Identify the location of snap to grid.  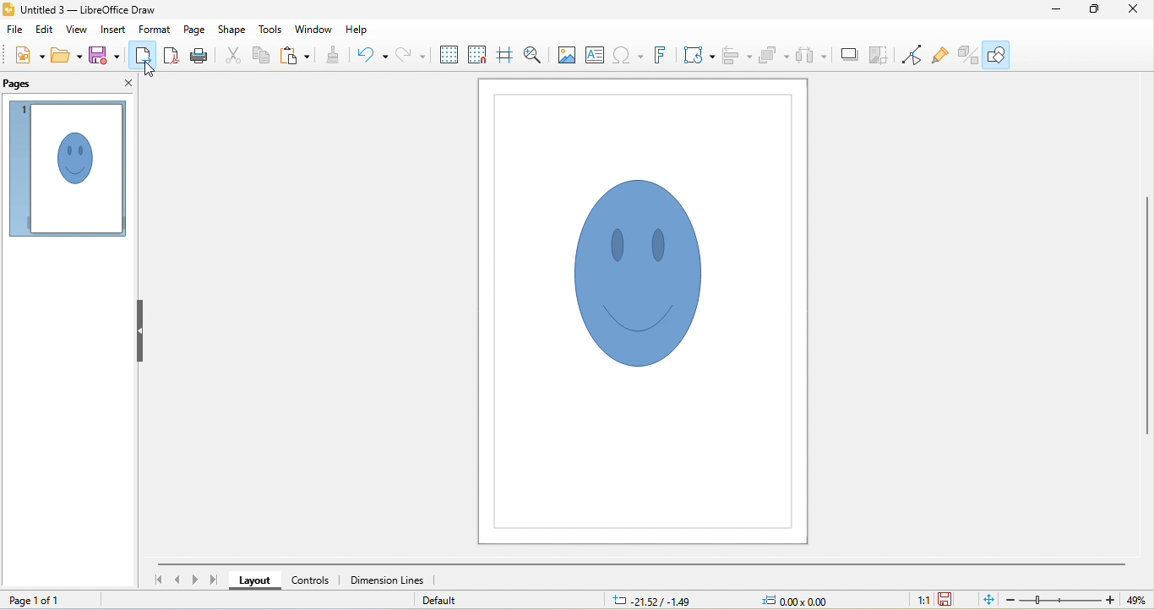
(476, 54).